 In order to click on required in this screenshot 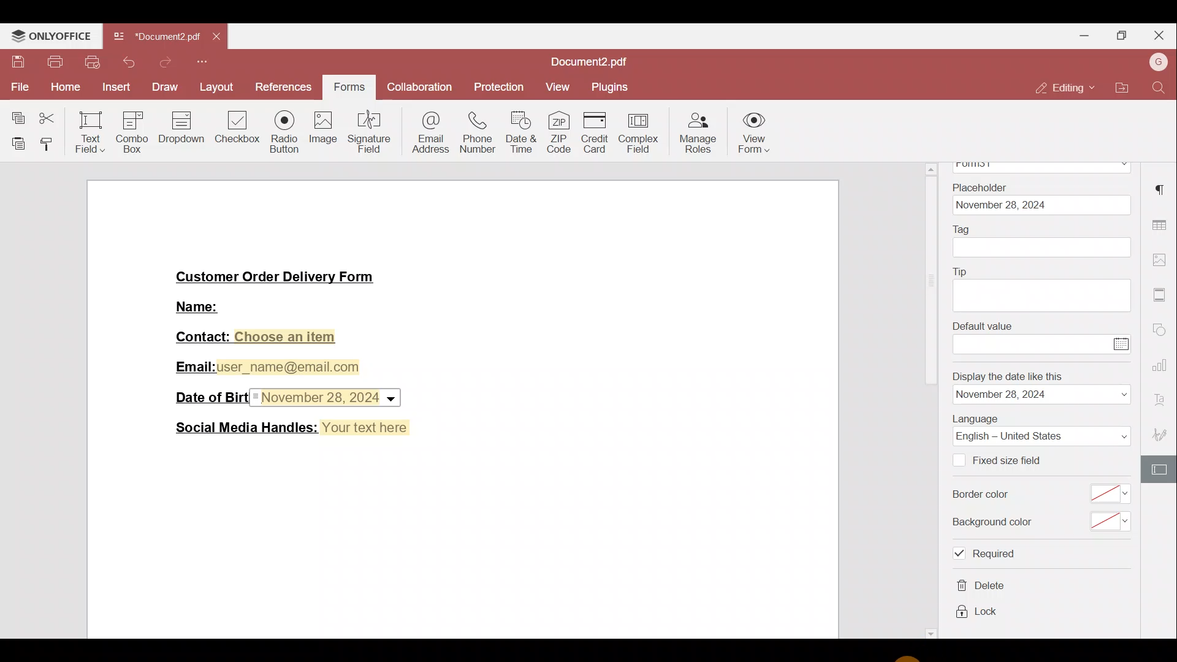, I will do `click(993, 554)`.